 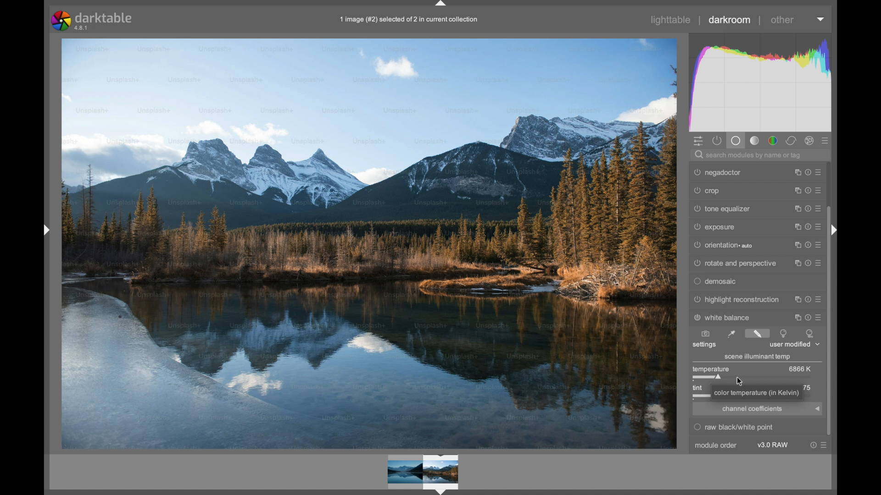 I want to click on histogram, so click(x=760, y=82).